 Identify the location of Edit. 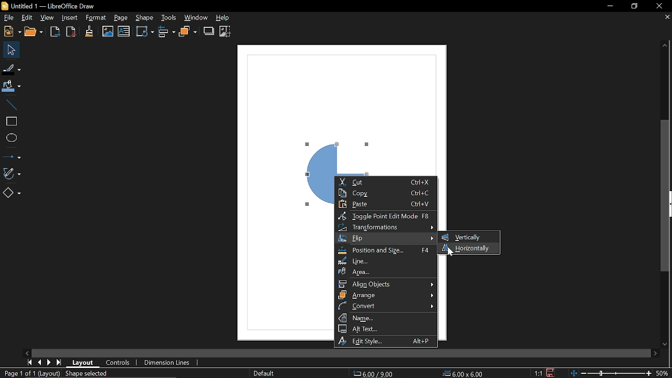
(27, 17).